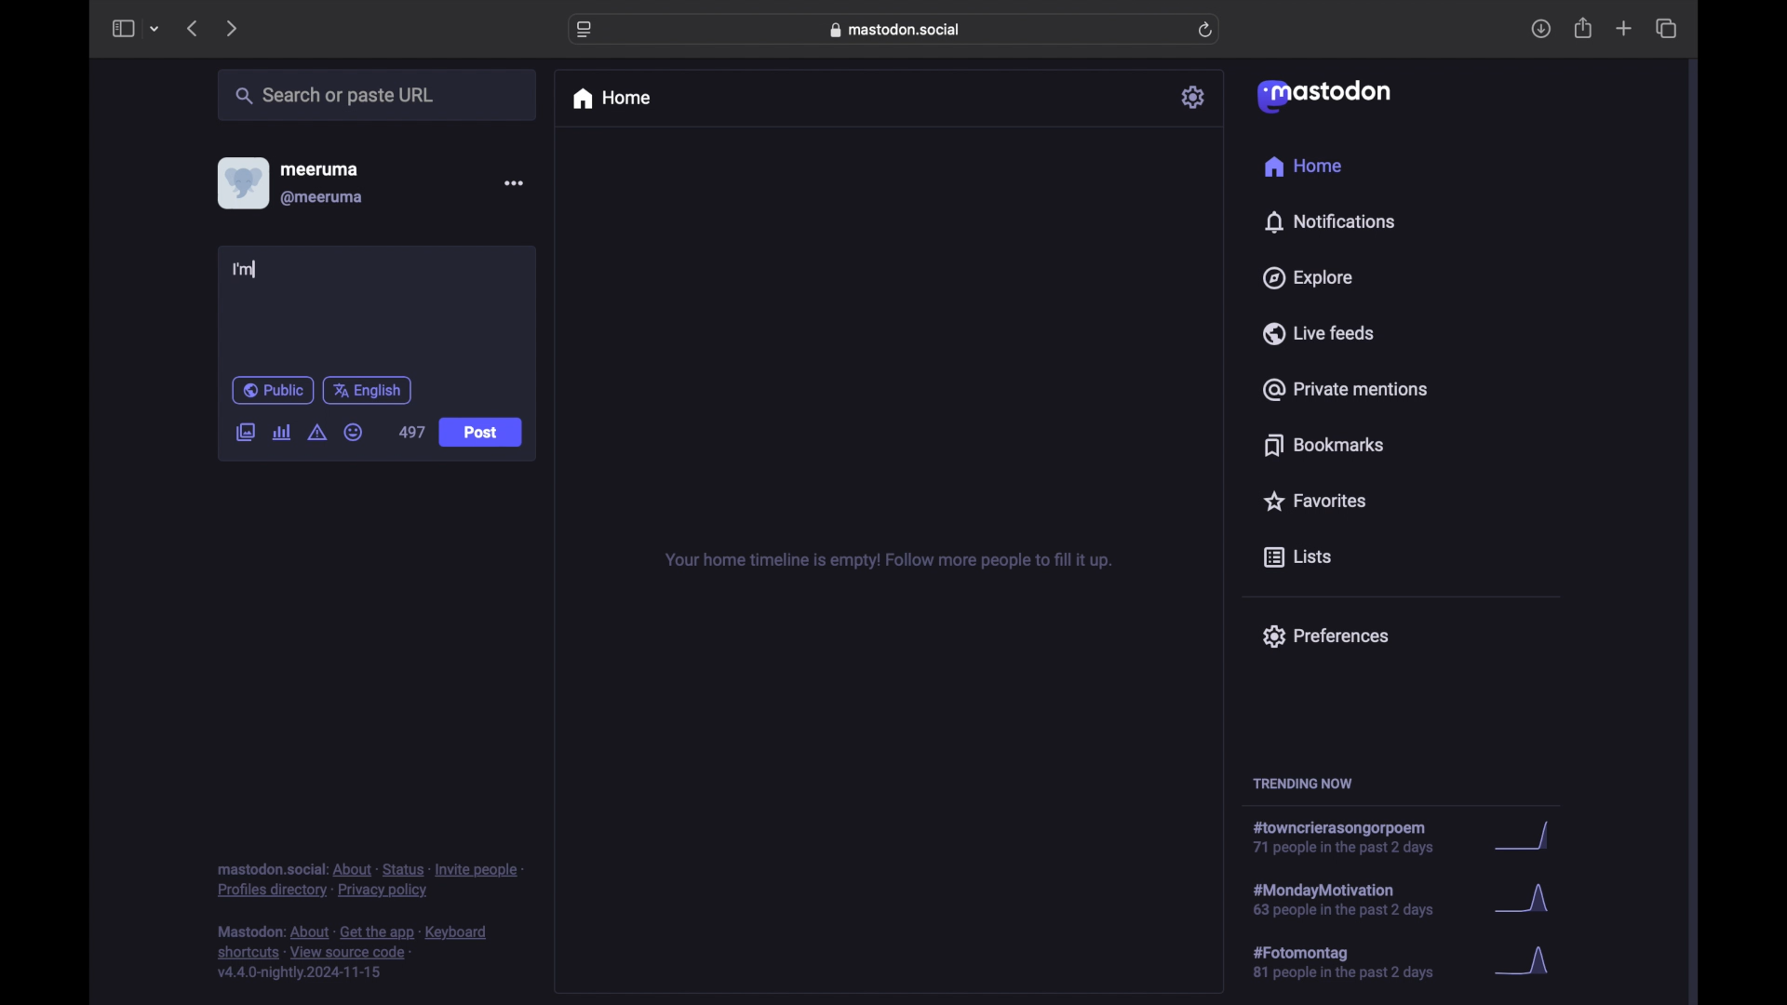  I want to click on new tab overview, so click(1624, 28).